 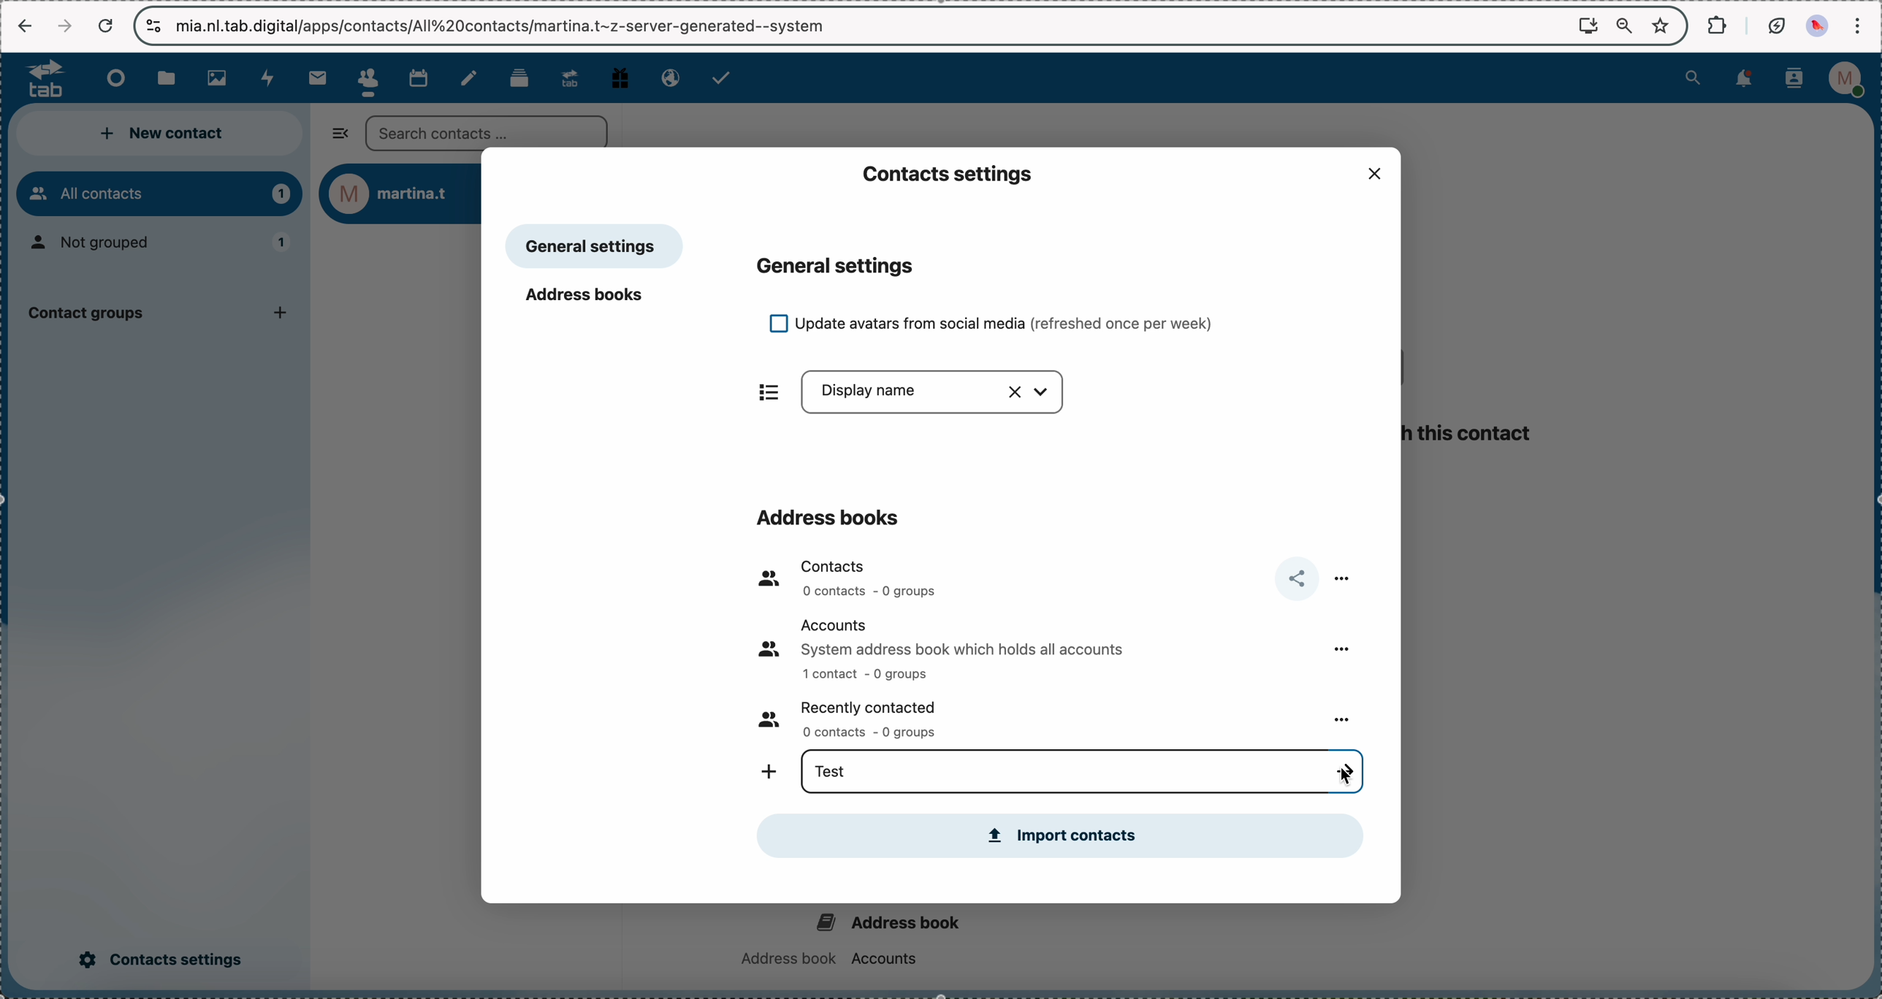 What do you see at coordinates (417, 77) in the screenshot?
I see `calendar` at bounding box center [417, 77].